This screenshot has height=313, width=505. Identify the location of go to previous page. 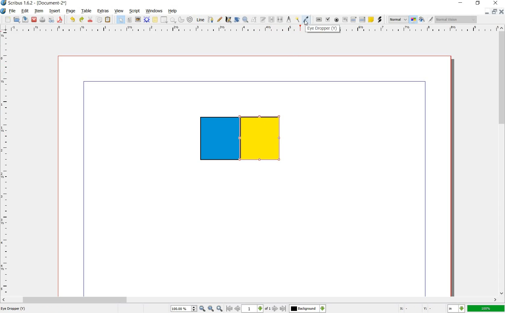
(238, 309).